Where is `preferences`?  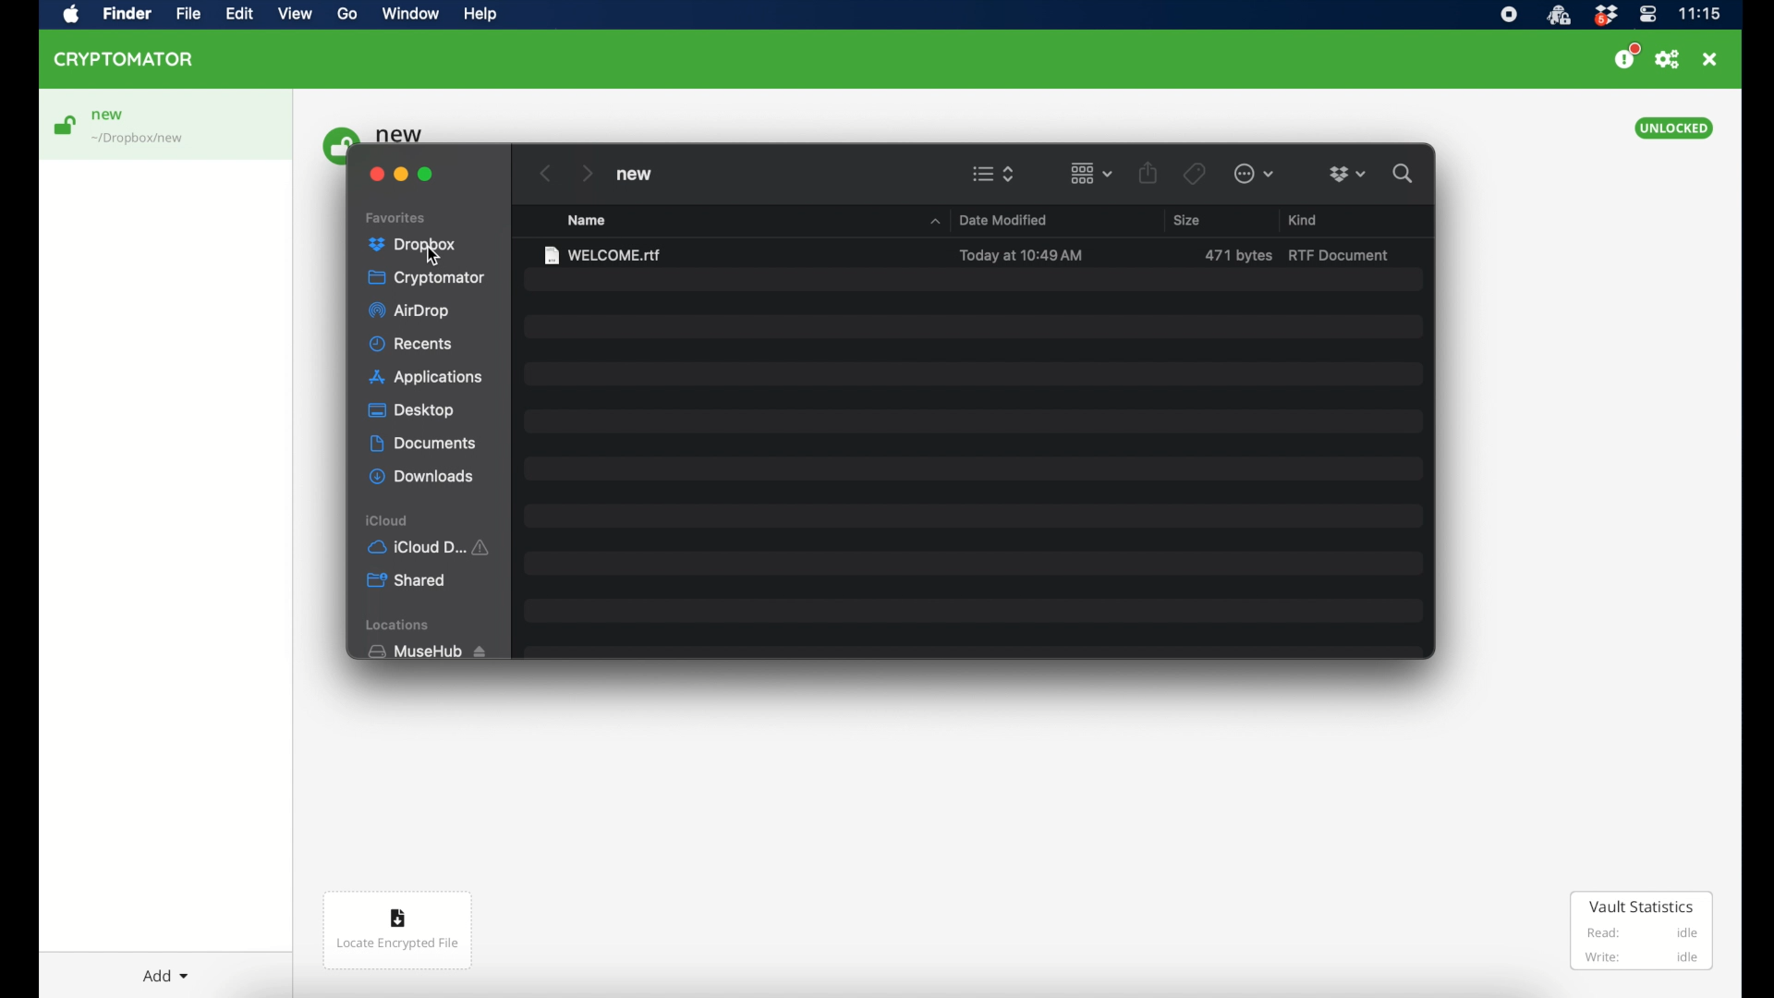 preferences is located at coordinates (1668, 60).